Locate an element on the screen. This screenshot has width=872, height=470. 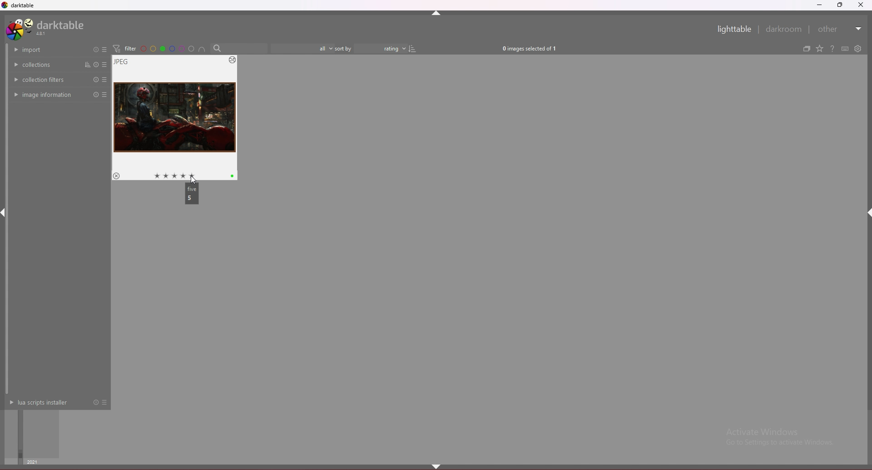
darktable is located at coordinates (20, 5).